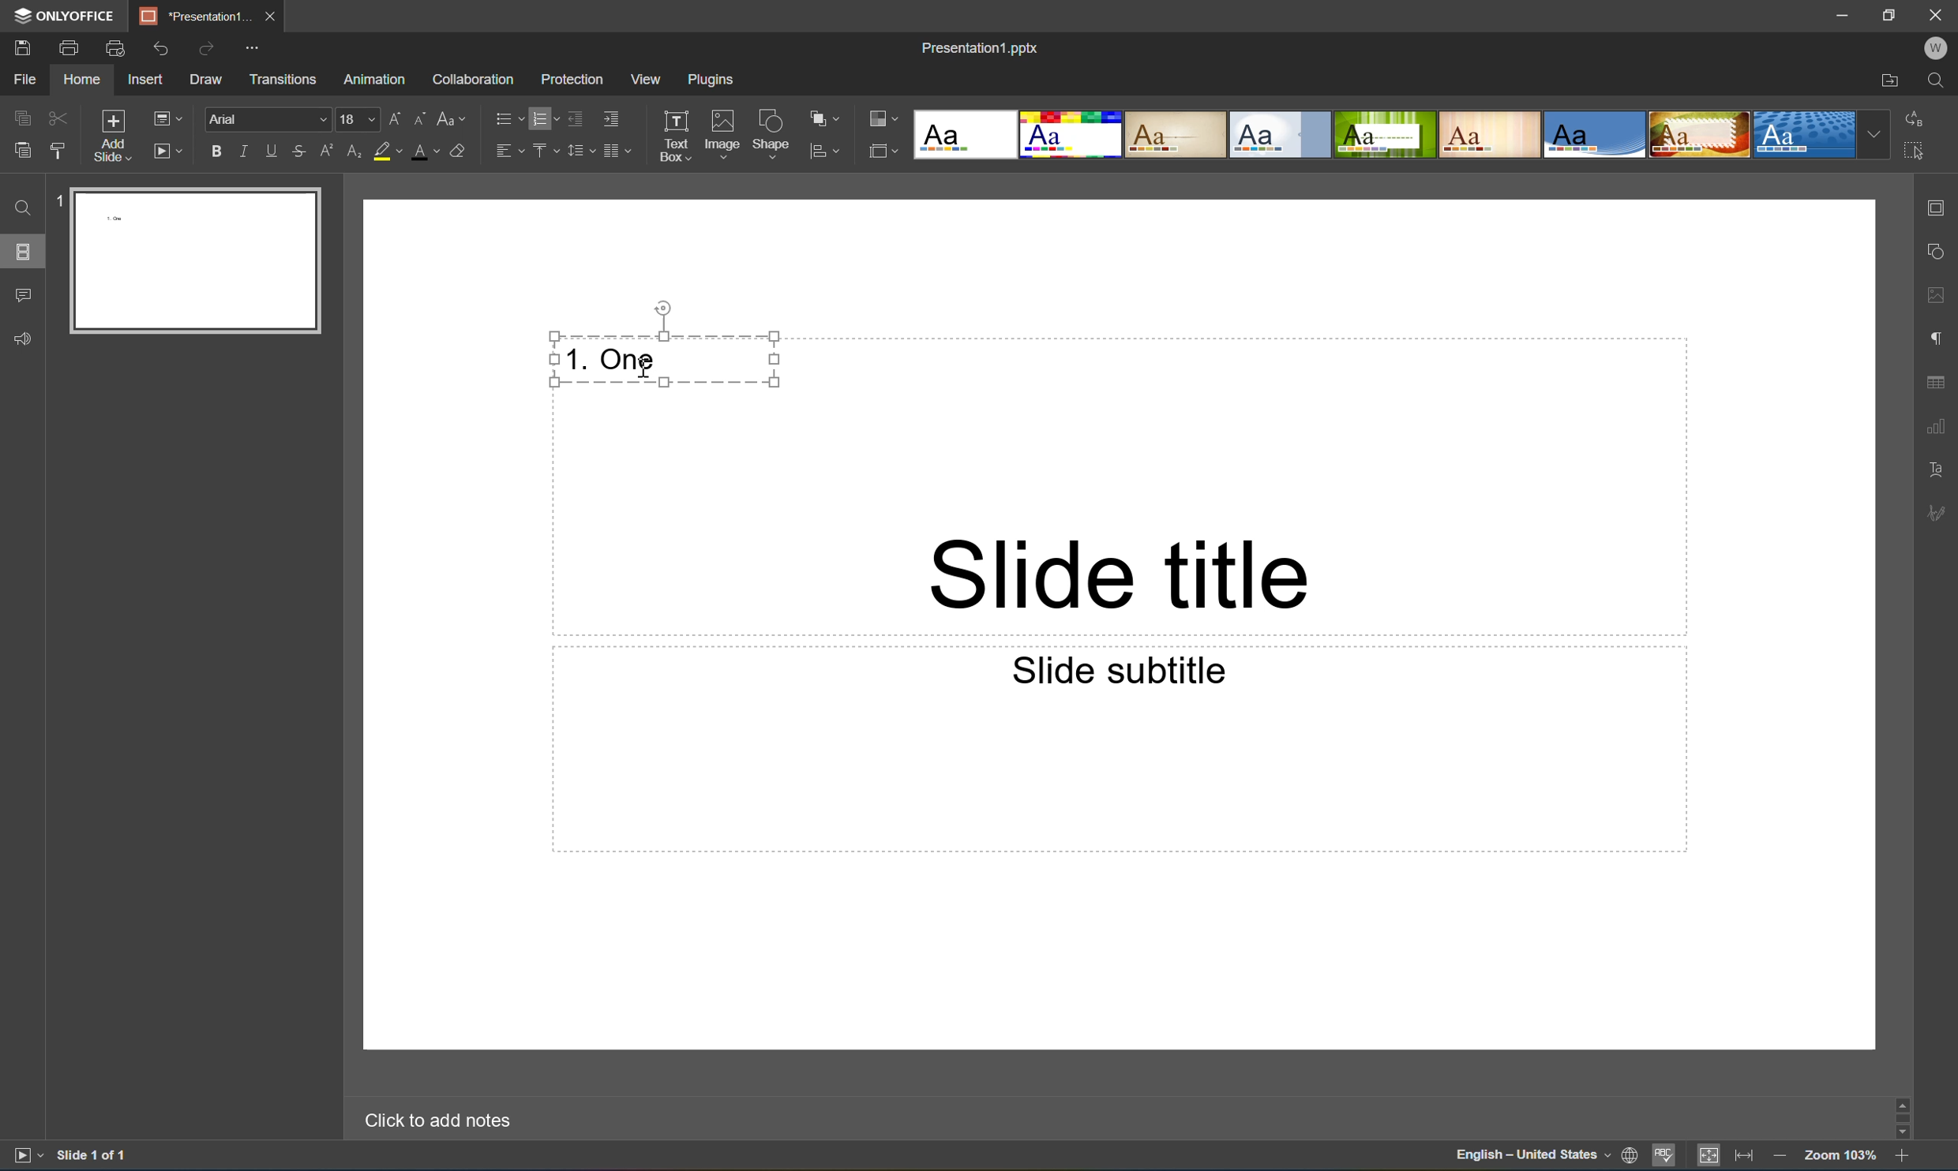  Describe the element at coordinates (1938, 297) in the screenshot. I see `Image settings` at that location.